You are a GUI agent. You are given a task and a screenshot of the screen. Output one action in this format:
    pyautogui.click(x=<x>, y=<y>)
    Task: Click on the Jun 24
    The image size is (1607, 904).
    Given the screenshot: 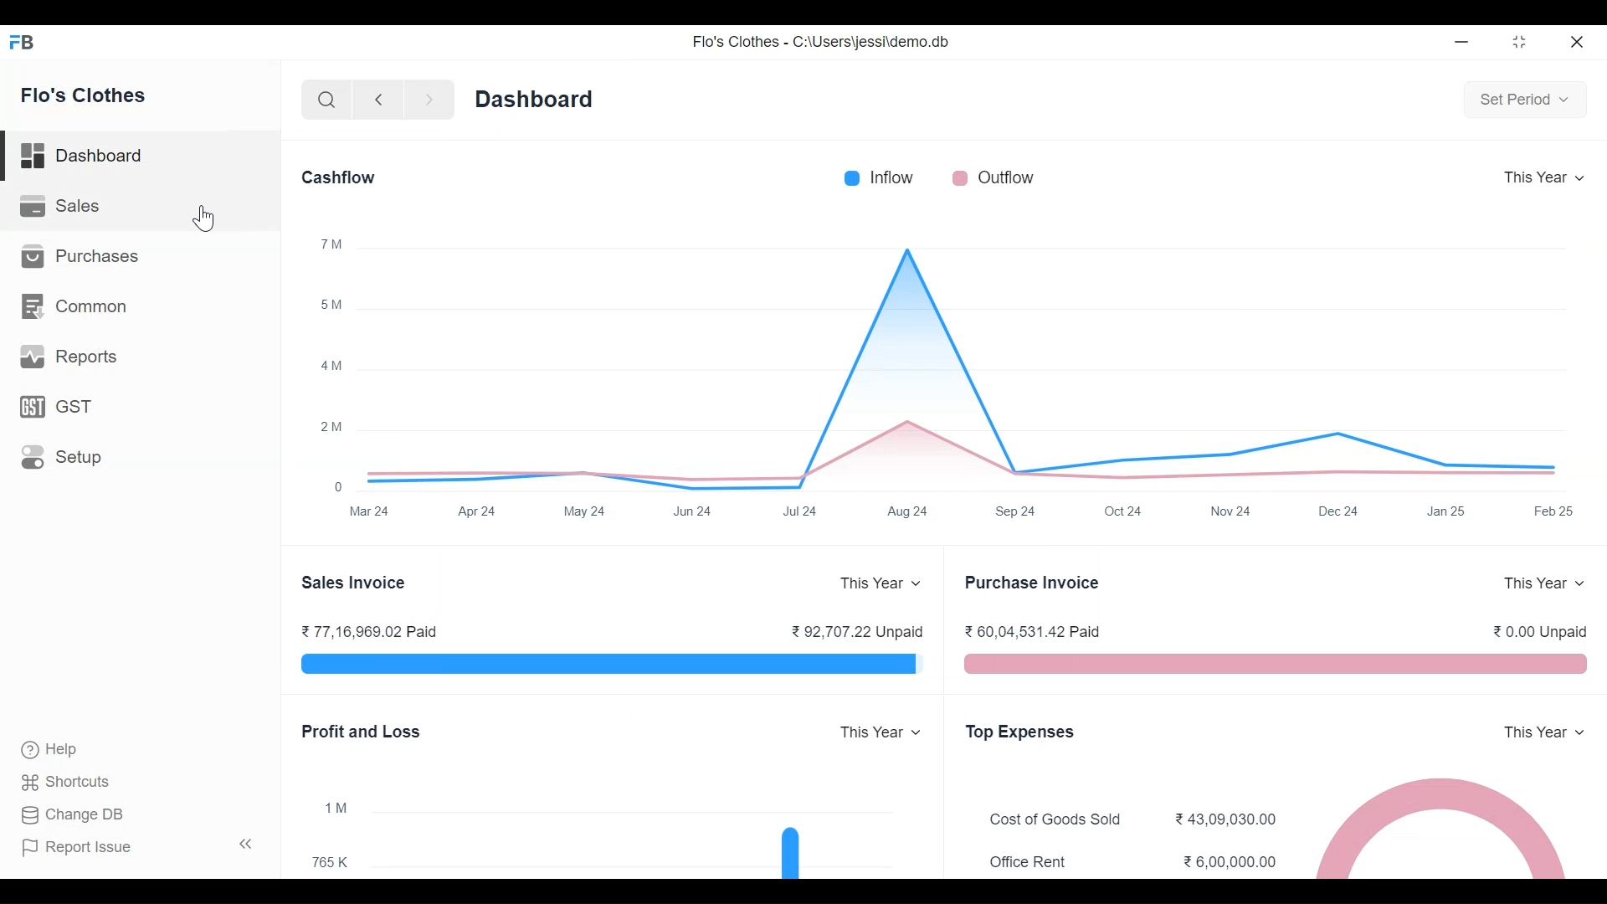 What is the action you would take?
    pyautogui.click(x=693, y=511)
    